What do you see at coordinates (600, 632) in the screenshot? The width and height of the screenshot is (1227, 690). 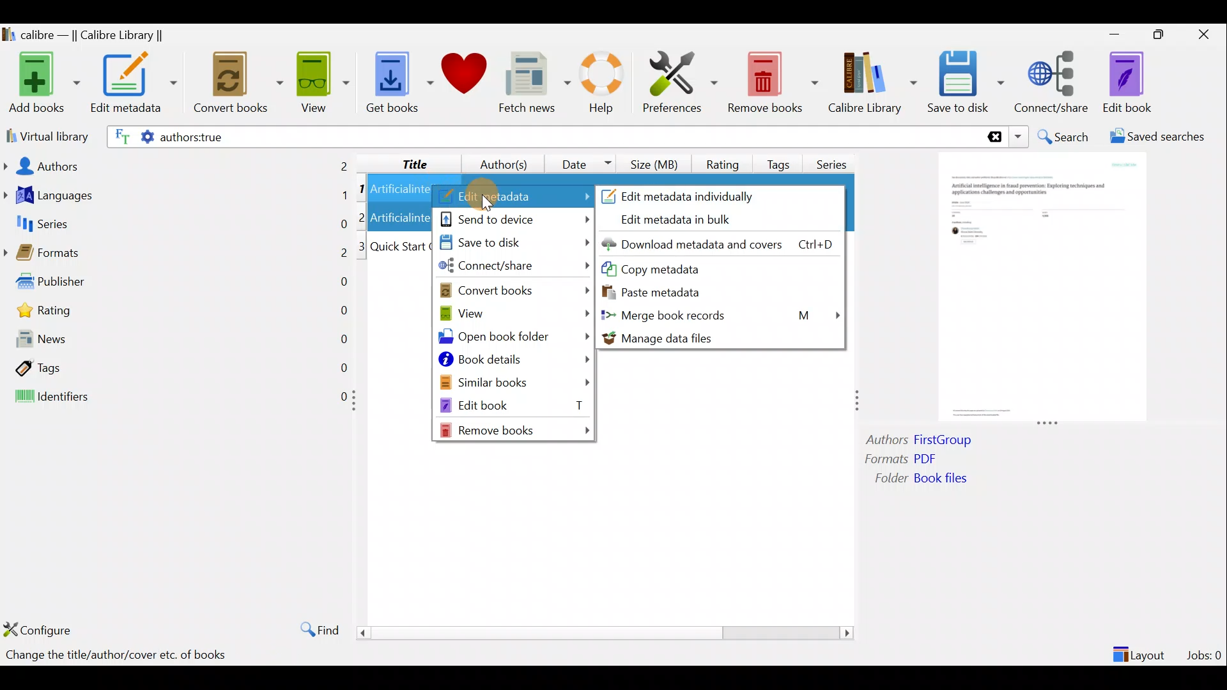 I see `Scroll bar` at bounding box center [600, 632].